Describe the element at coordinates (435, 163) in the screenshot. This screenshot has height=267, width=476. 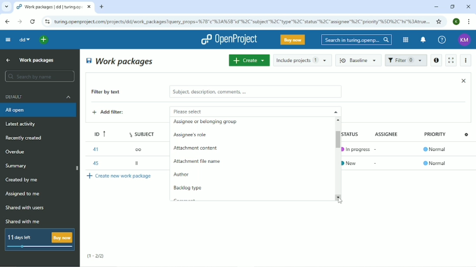
I see `Normal` at that location.